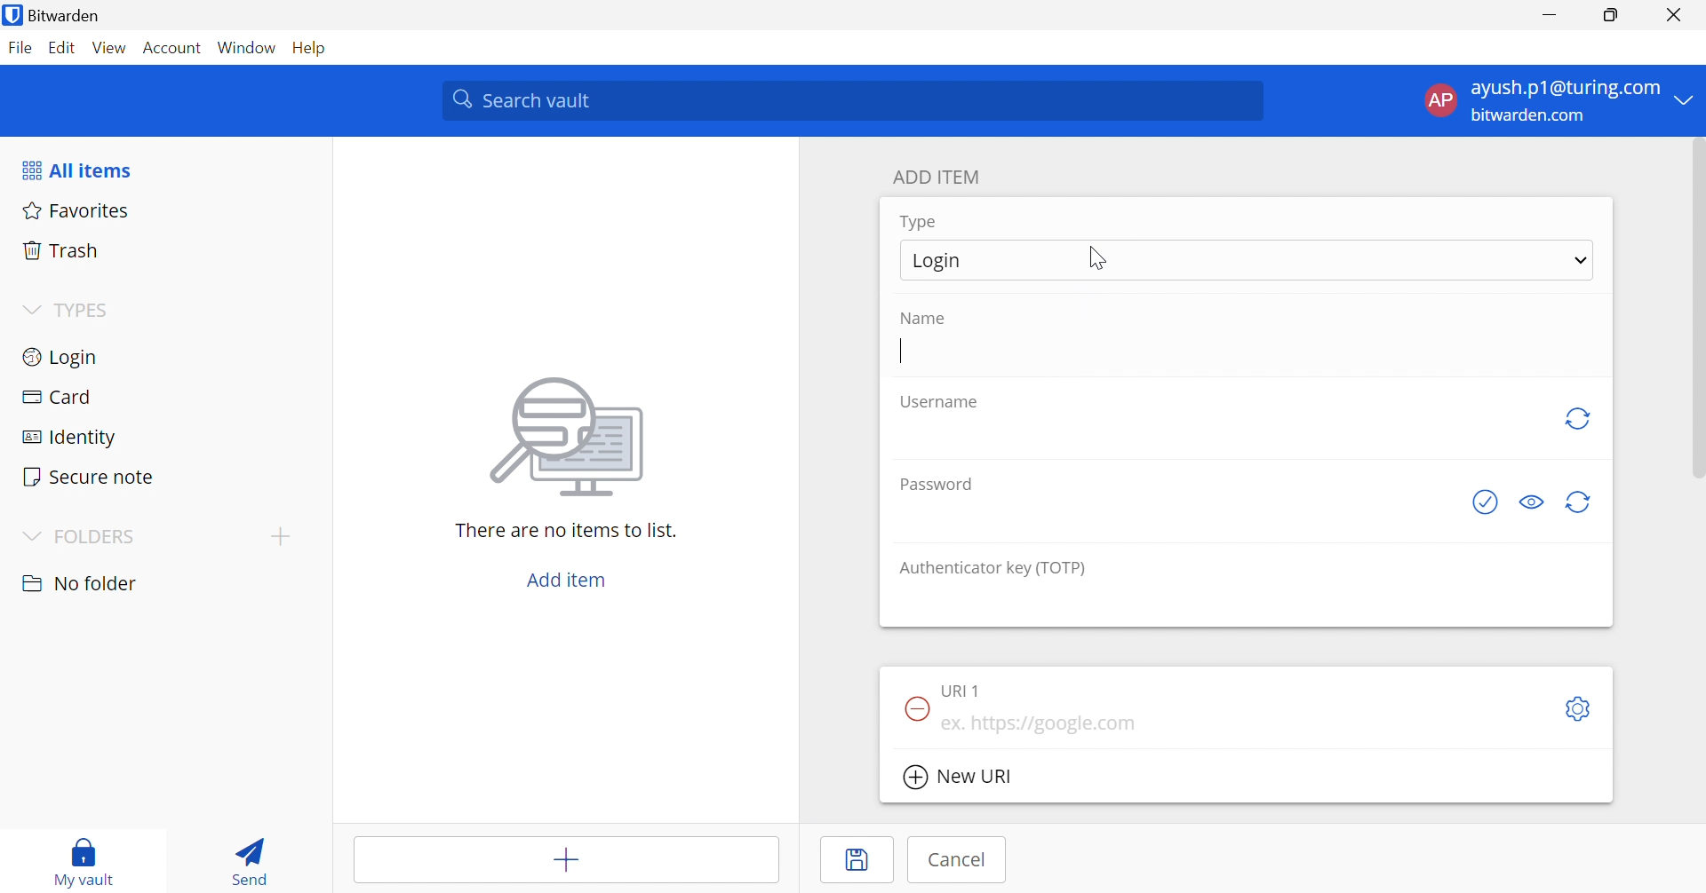 This screenshot has width=1706, height=893. What do you see at coordinates (964, 778) in the screenshot?
I see `New URI` at bounding box center [964, 778].